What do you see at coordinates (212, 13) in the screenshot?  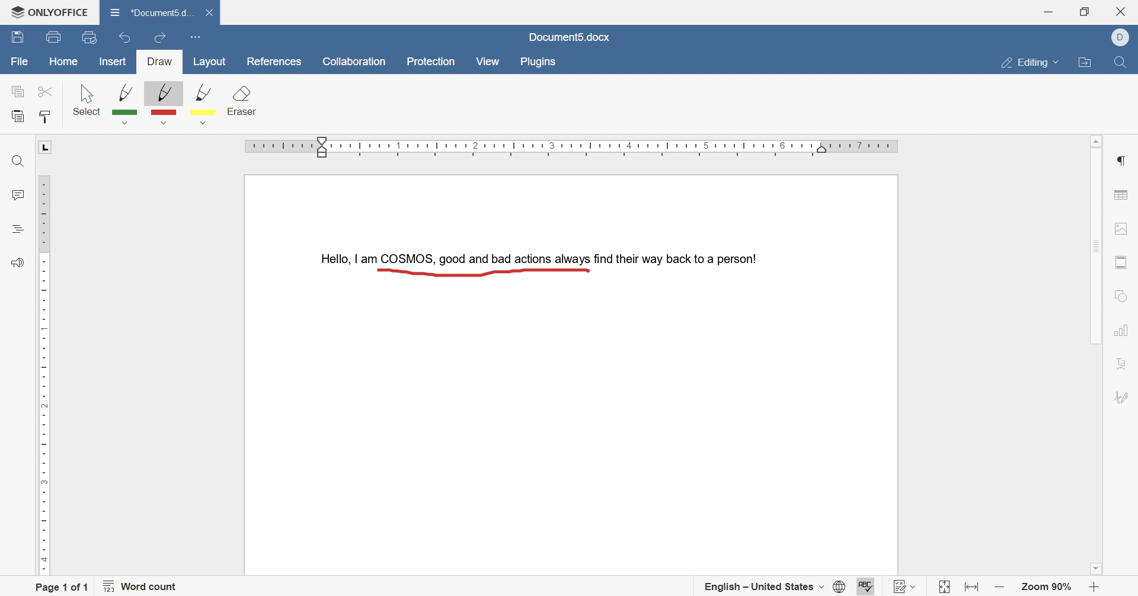 I see `close` at bounding box center [212, 13].